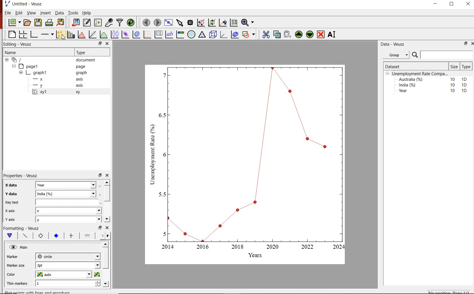  I want to click on plot points with lines and errorbars, so click(60, 34).